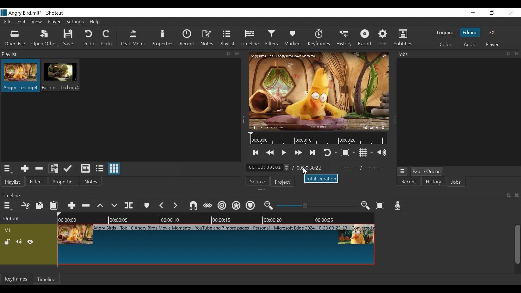 The width and height of the screenshot is (521, 293). Describe the element at coordinates (305, 172) in the screenshot. I see `Cursor` at that location.